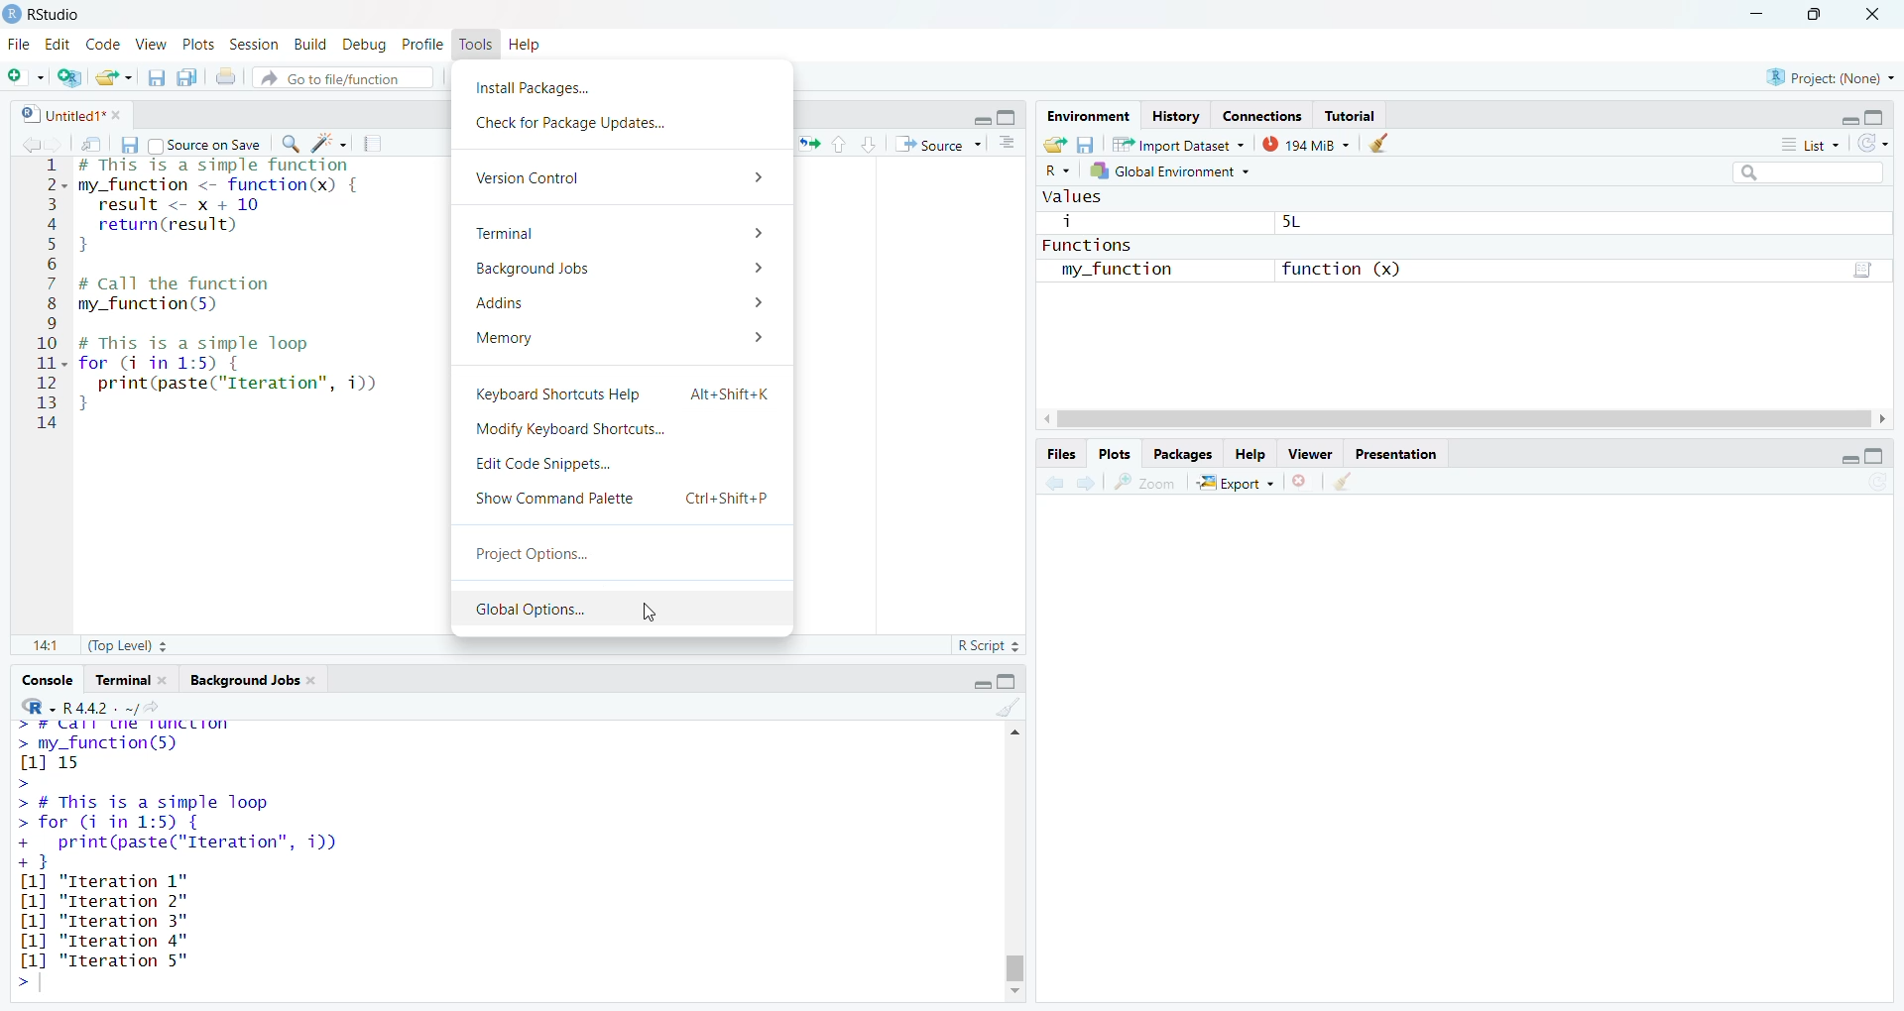 Image resolution: width=1904 pixels, height=1011 pixels. I want to click on maximize, so click(1884, 113).